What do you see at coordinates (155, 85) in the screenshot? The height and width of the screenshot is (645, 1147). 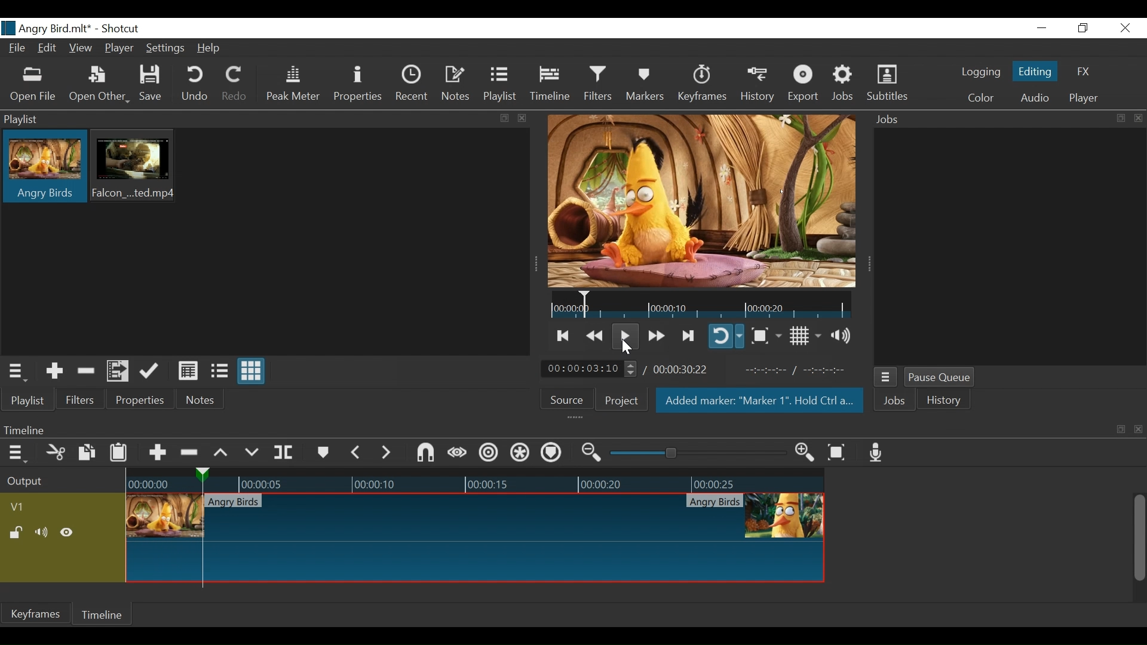 I see `Save` at bounding box center [155, 85].